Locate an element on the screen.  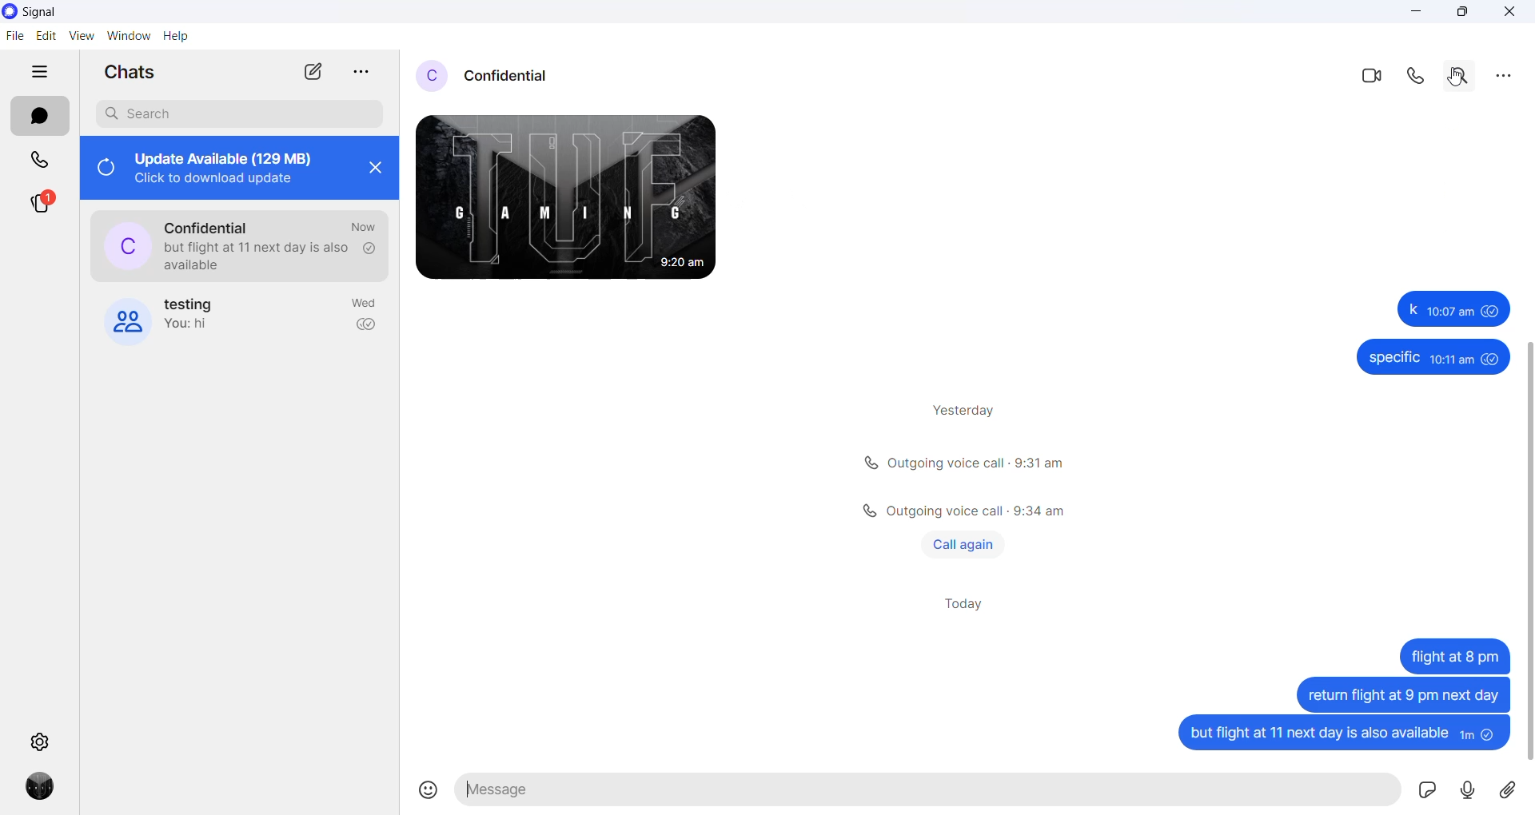
new chat is located at coordinates (311, 70).